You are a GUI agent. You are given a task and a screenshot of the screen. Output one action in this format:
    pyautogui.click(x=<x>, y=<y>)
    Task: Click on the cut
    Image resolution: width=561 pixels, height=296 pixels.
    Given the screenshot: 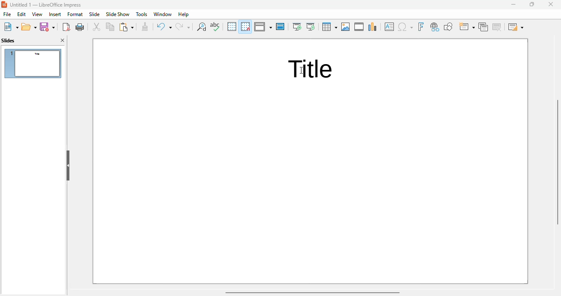 What is the action you would take?
    pyautogui.click(x=97, y=27)
    